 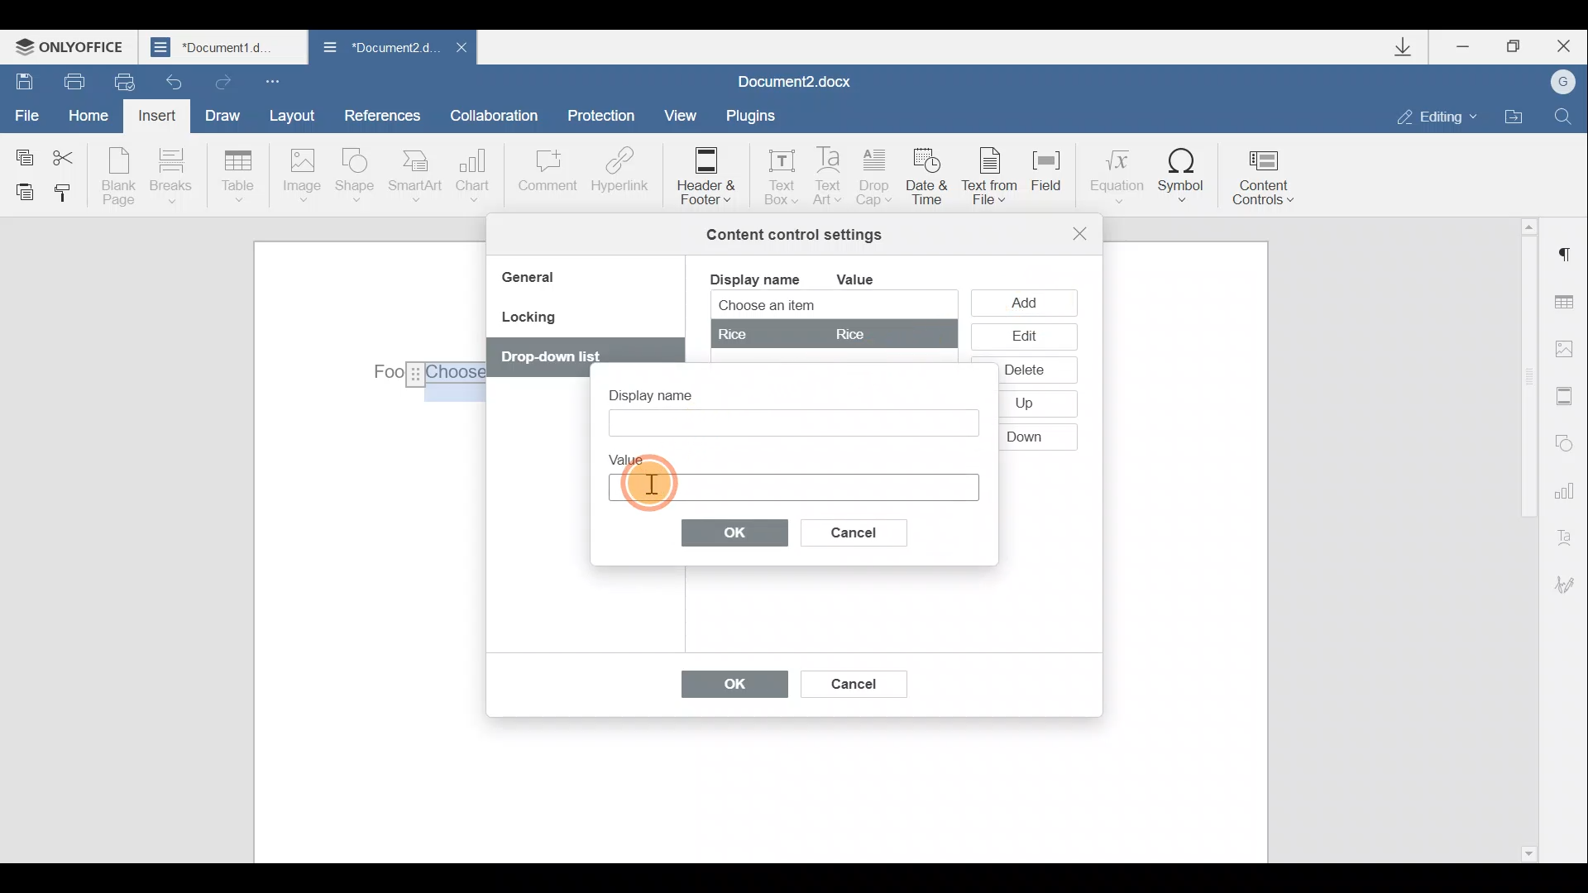 What do you see at coordinates (1567, 489) in the screenshot?
I see `Chart settings` at bounding box center [1567, 489].